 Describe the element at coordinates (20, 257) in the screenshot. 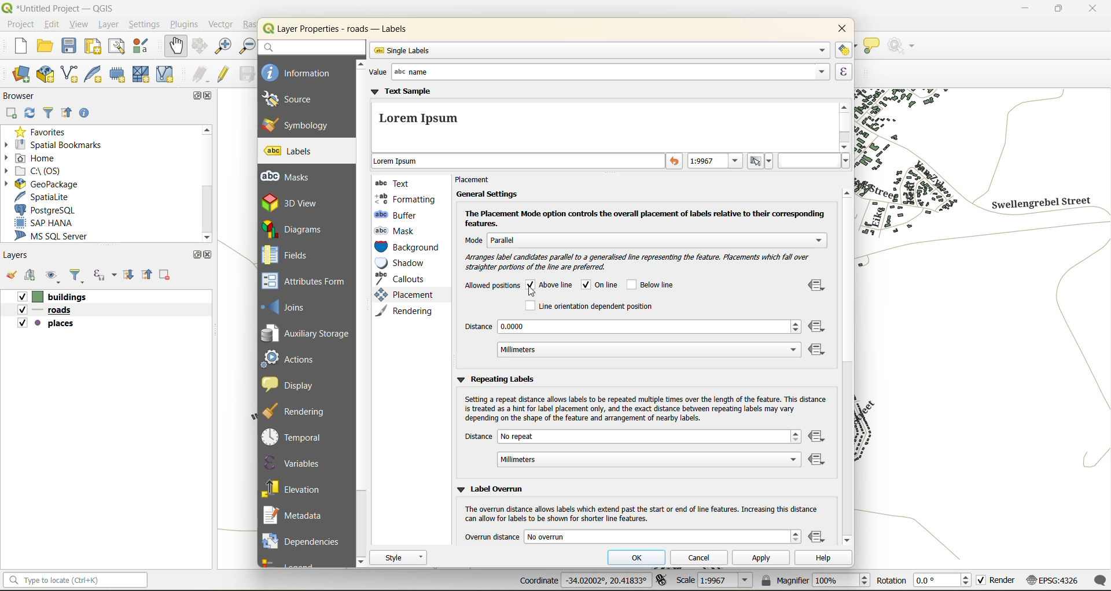

I see `layers` at that location.